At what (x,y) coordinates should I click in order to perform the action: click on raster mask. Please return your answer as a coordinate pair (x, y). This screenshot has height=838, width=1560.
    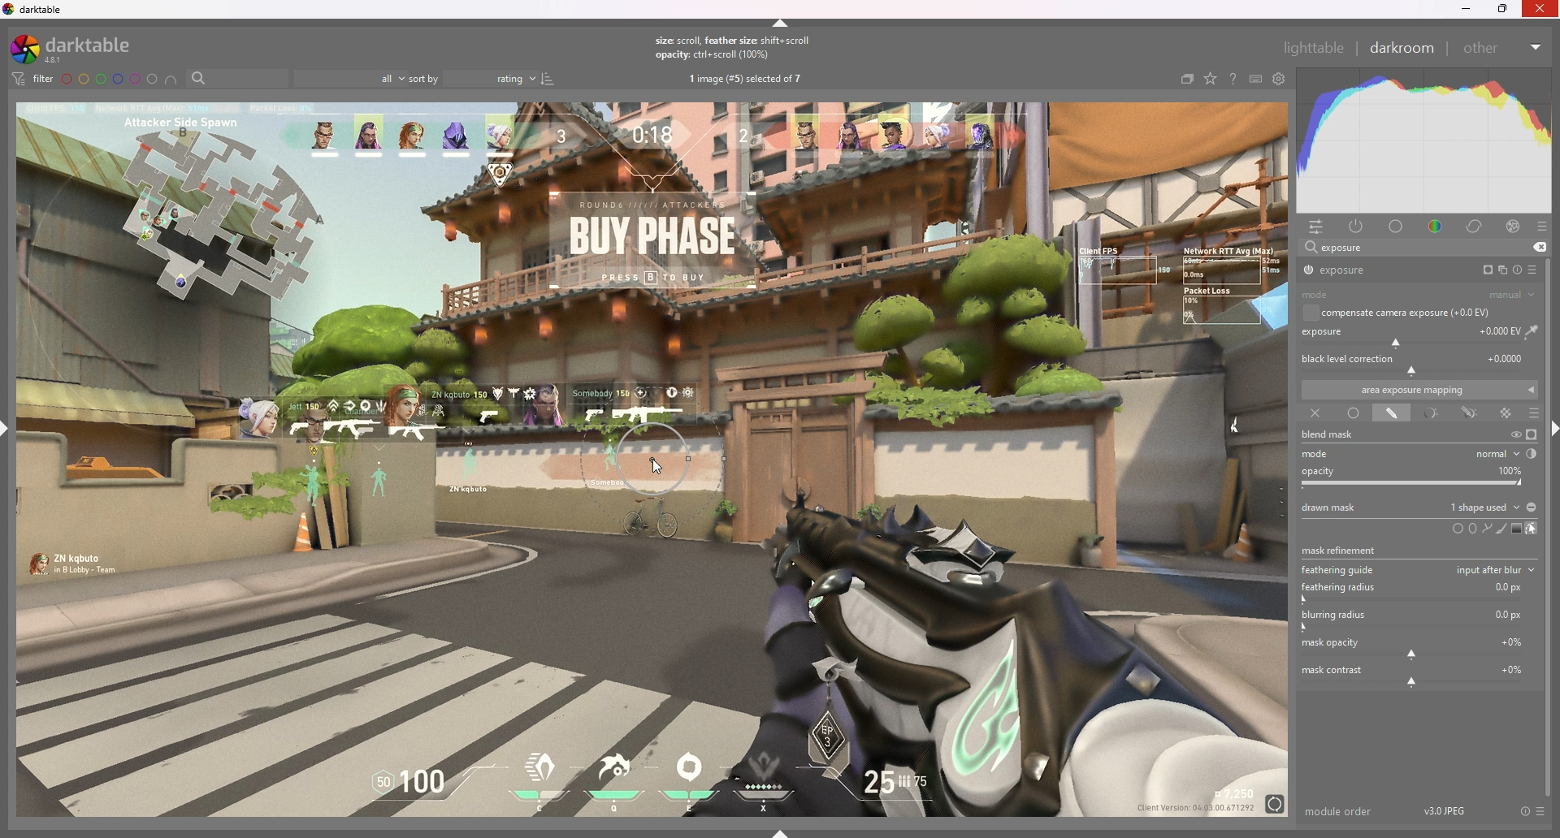
    Looking at the image, I should click on (1506, 413).